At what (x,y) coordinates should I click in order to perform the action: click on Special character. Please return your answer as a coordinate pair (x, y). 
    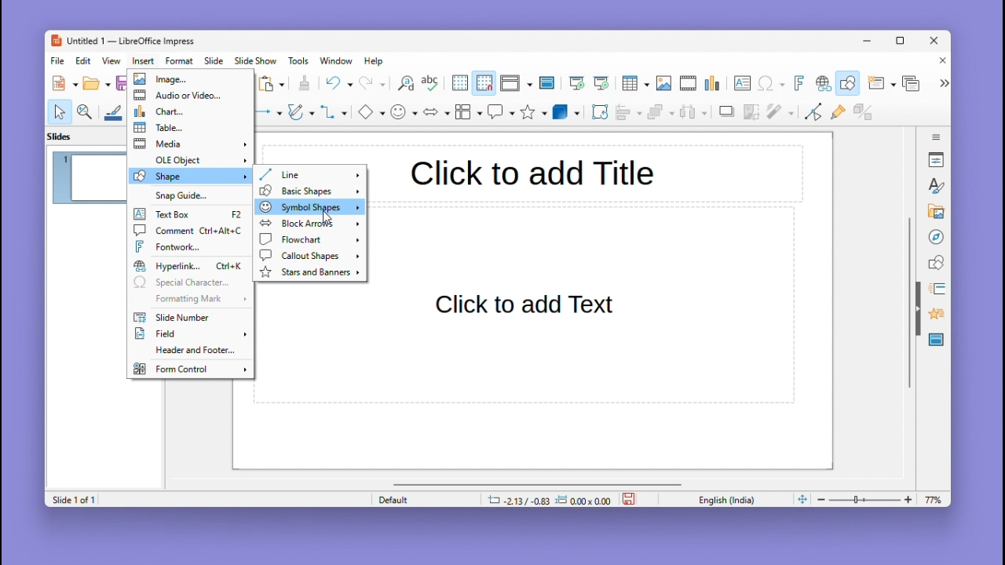
    Looking at the image, I should click on (772, 85).